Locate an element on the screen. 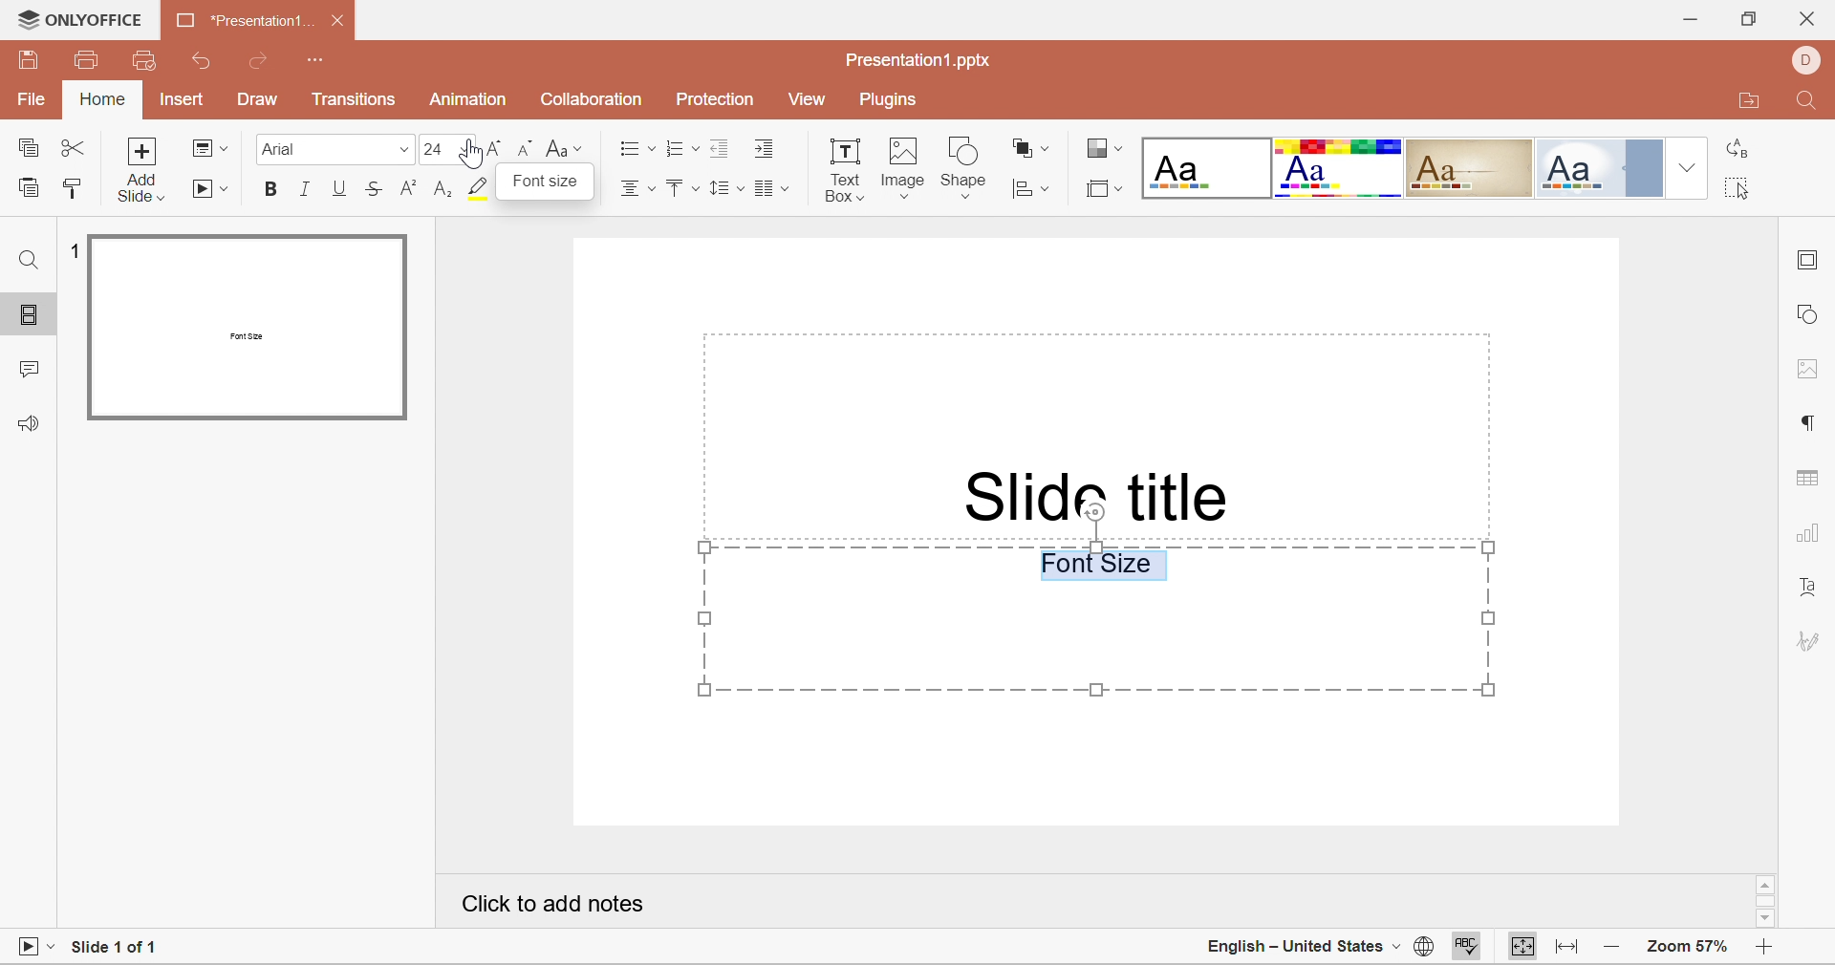 This screenshot has height=965, width=1835. image settings is located at coordinates (1809, 369).